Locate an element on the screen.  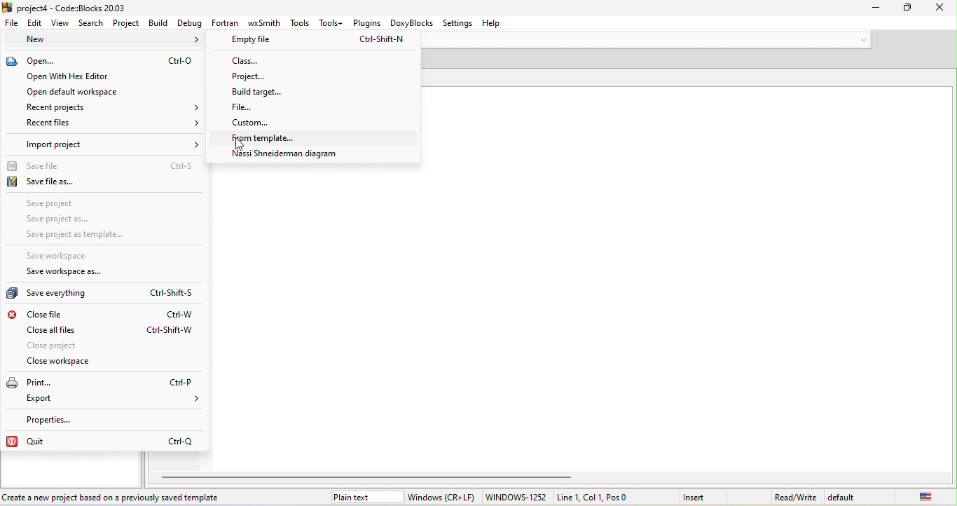
window is located at coordinates (442, 497).